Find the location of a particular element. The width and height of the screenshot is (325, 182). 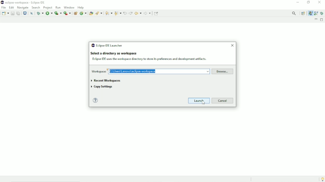

Logo is located at coordinates (2, 2).